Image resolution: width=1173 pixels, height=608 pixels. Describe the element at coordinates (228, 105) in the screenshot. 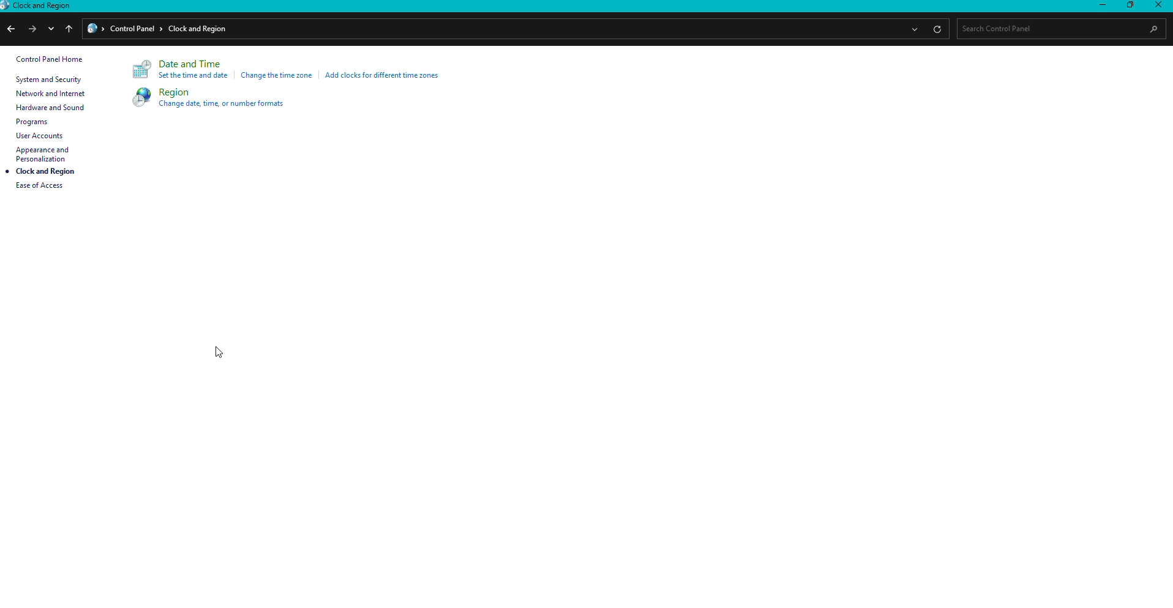

I see `Change date, time` at that location.